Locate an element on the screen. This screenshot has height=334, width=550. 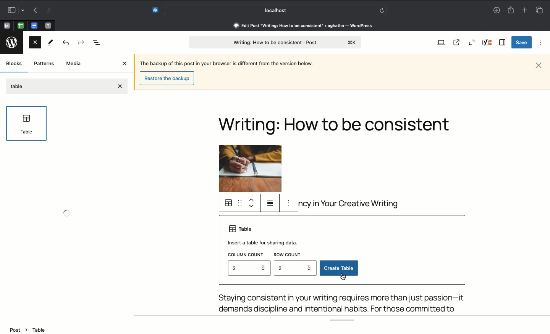
Downloads is located at coordinates (497, 10).